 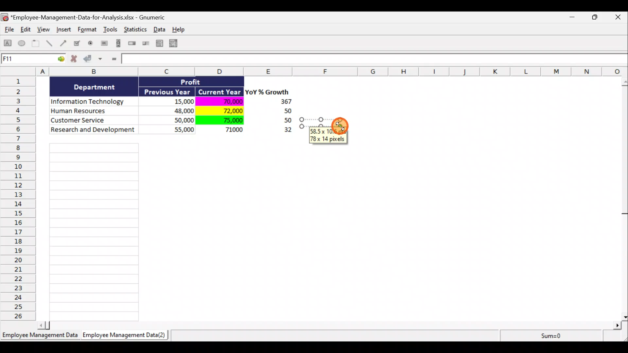 What do you see at coordinates (126, 337) in the screenshot?
I see `Sheet 2` at bounding box center [126, 337].